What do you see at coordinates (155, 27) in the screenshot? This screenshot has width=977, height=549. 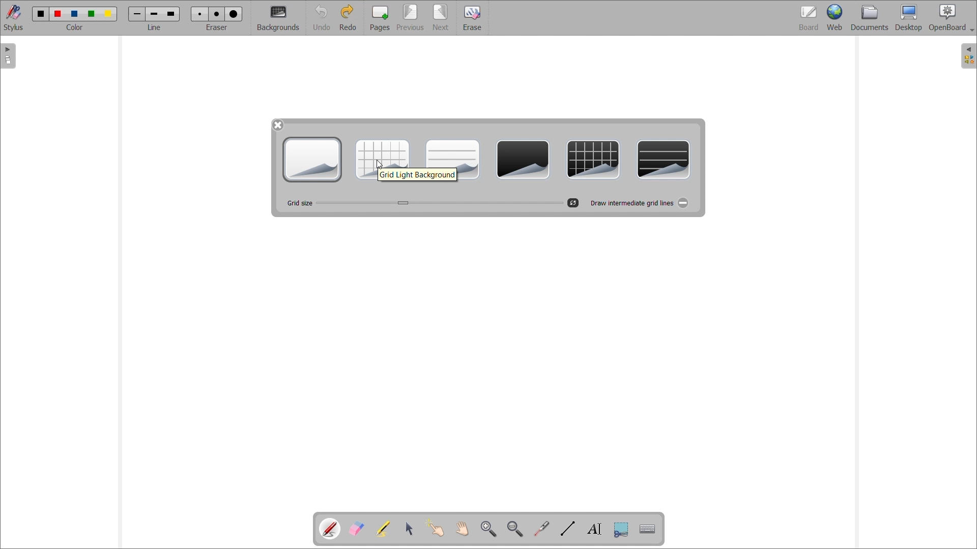 I see `Line` at bounding box center [155, 27].